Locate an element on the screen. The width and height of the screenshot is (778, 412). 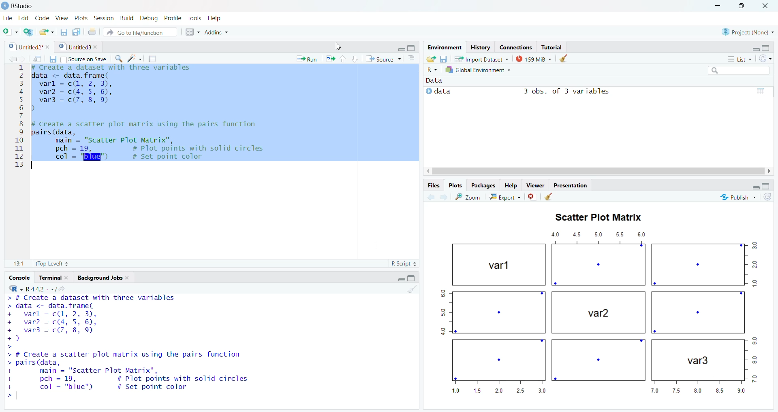
Edit is located at coordinates (24, 18).